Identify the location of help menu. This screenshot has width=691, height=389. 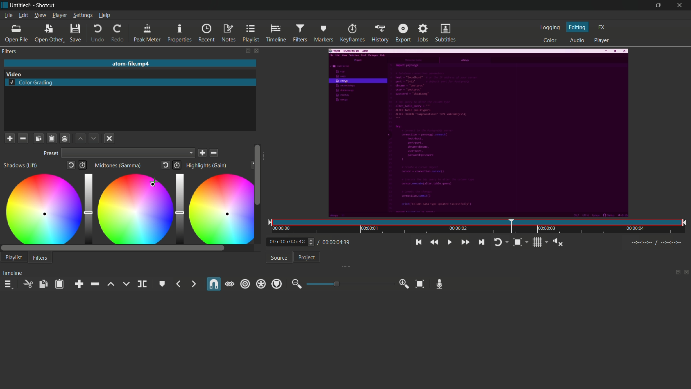
(105, 15).